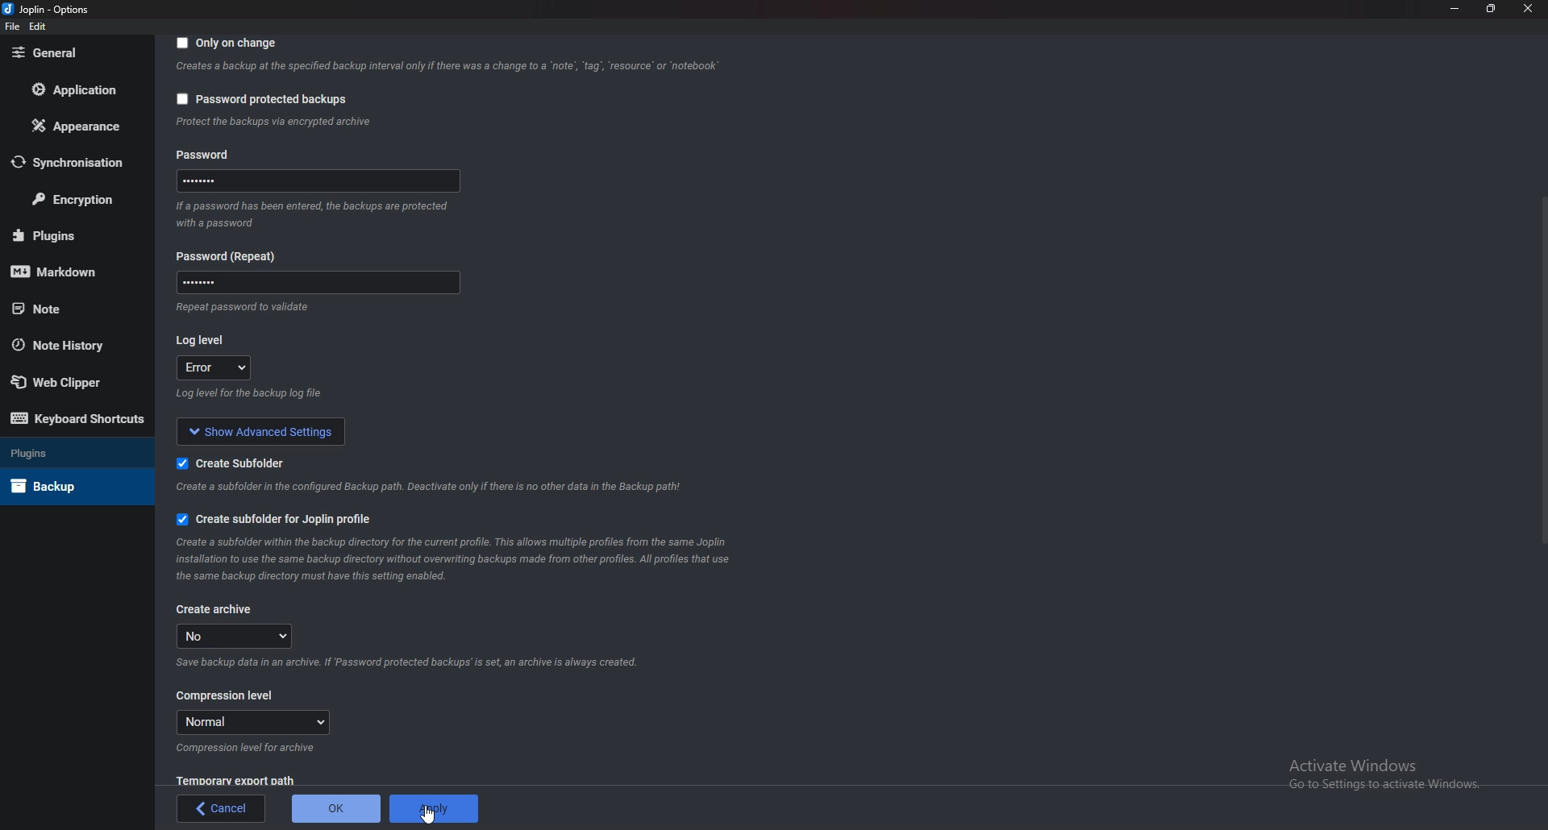 The image size is (1548, 830). Describe the element at coordinates (1543, 370) in the screenshot. I see `Scroll bar` at that location.